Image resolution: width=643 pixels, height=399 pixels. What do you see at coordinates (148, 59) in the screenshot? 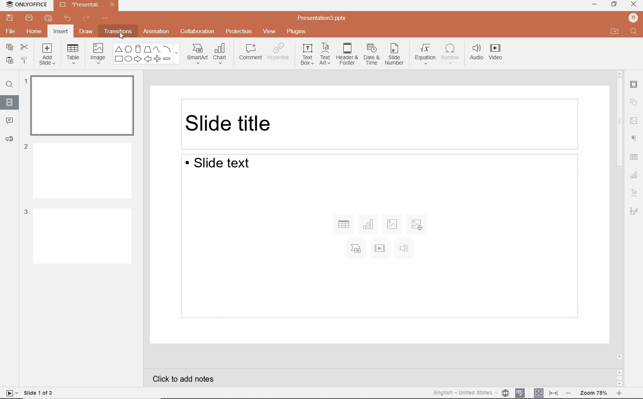
I see `BACK SIGN` at bounding box center [148, 59].